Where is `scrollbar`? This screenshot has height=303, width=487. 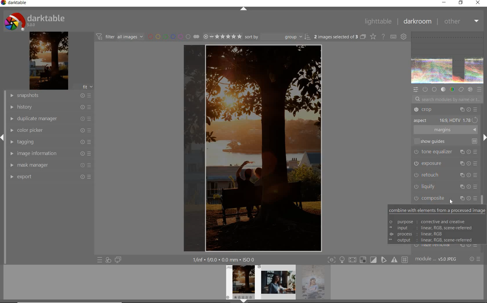
scrollbar is located at coordinates (483, 209).